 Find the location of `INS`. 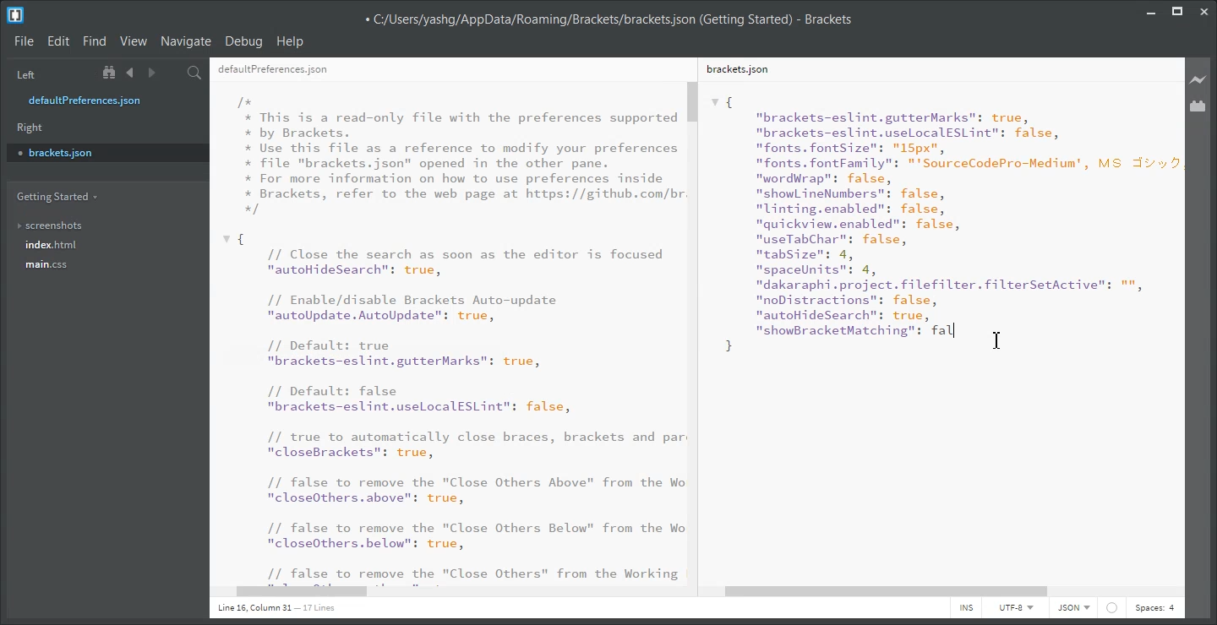

INS is located at coordinates (966, 608).